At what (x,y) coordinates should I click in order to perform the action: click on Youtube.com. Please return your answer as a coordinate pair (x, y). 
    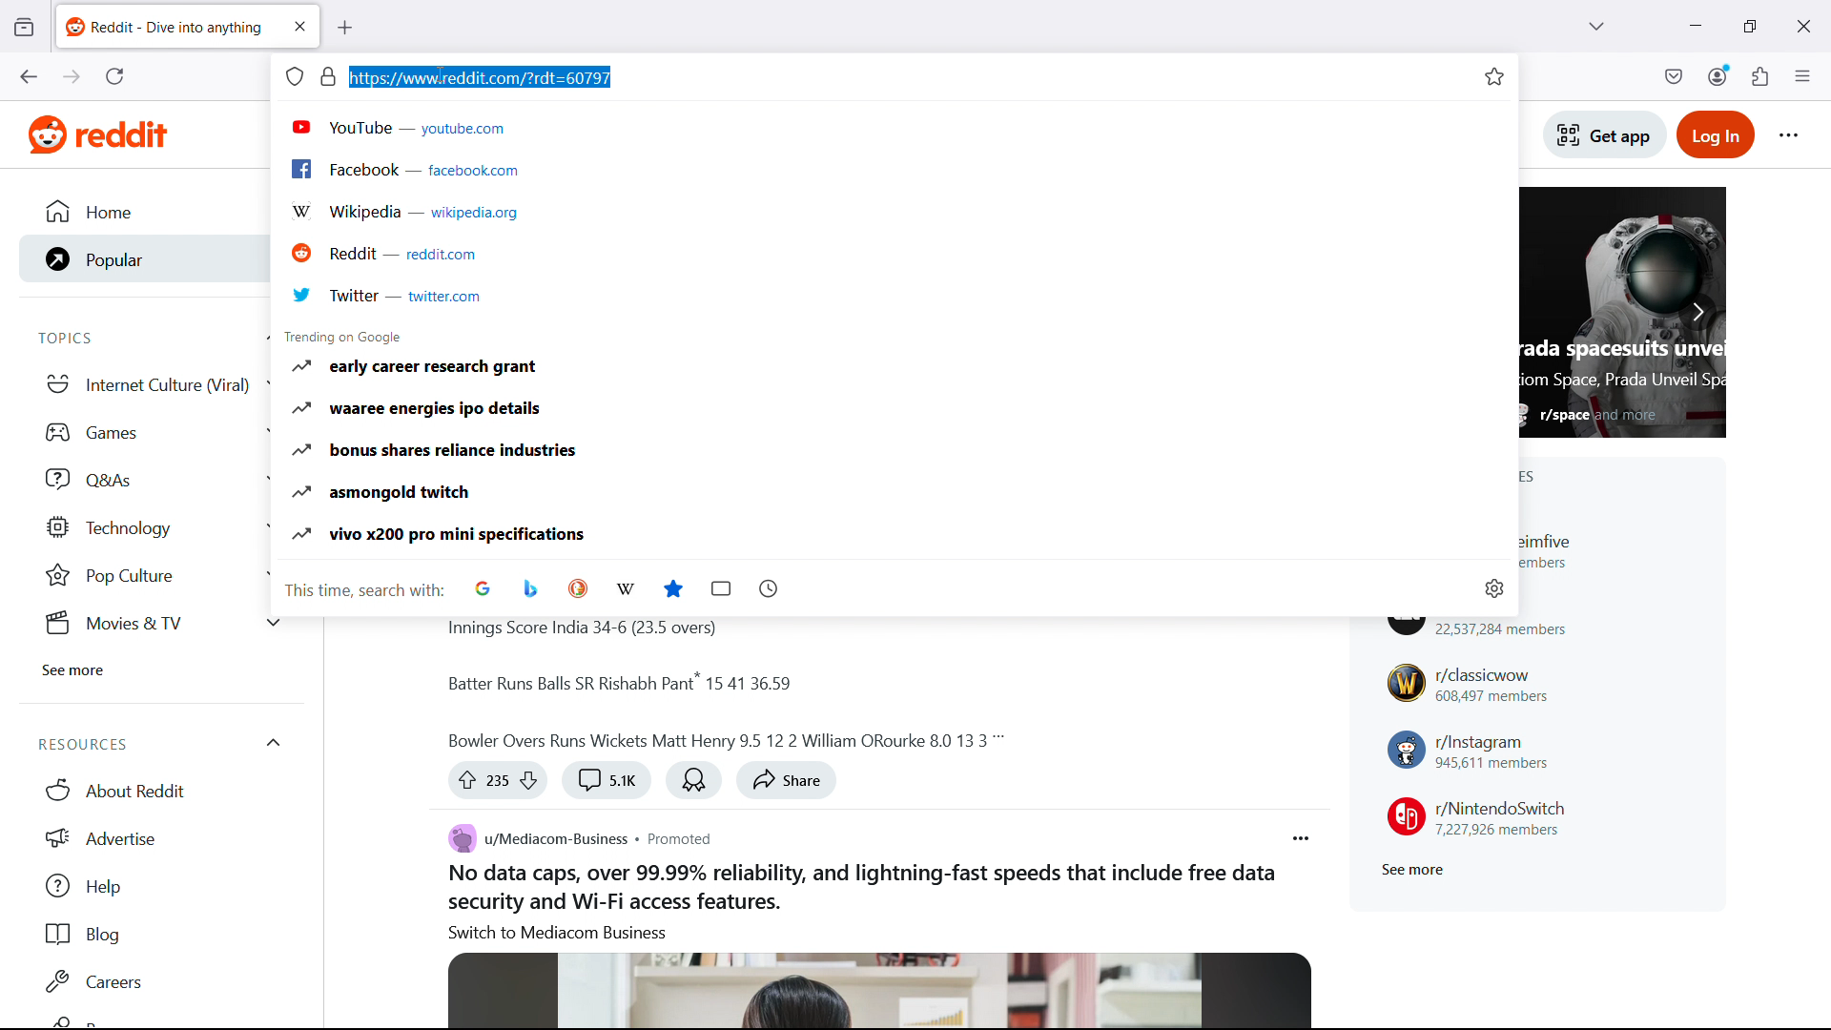
    Looking at the image, I should click on (895, 126).